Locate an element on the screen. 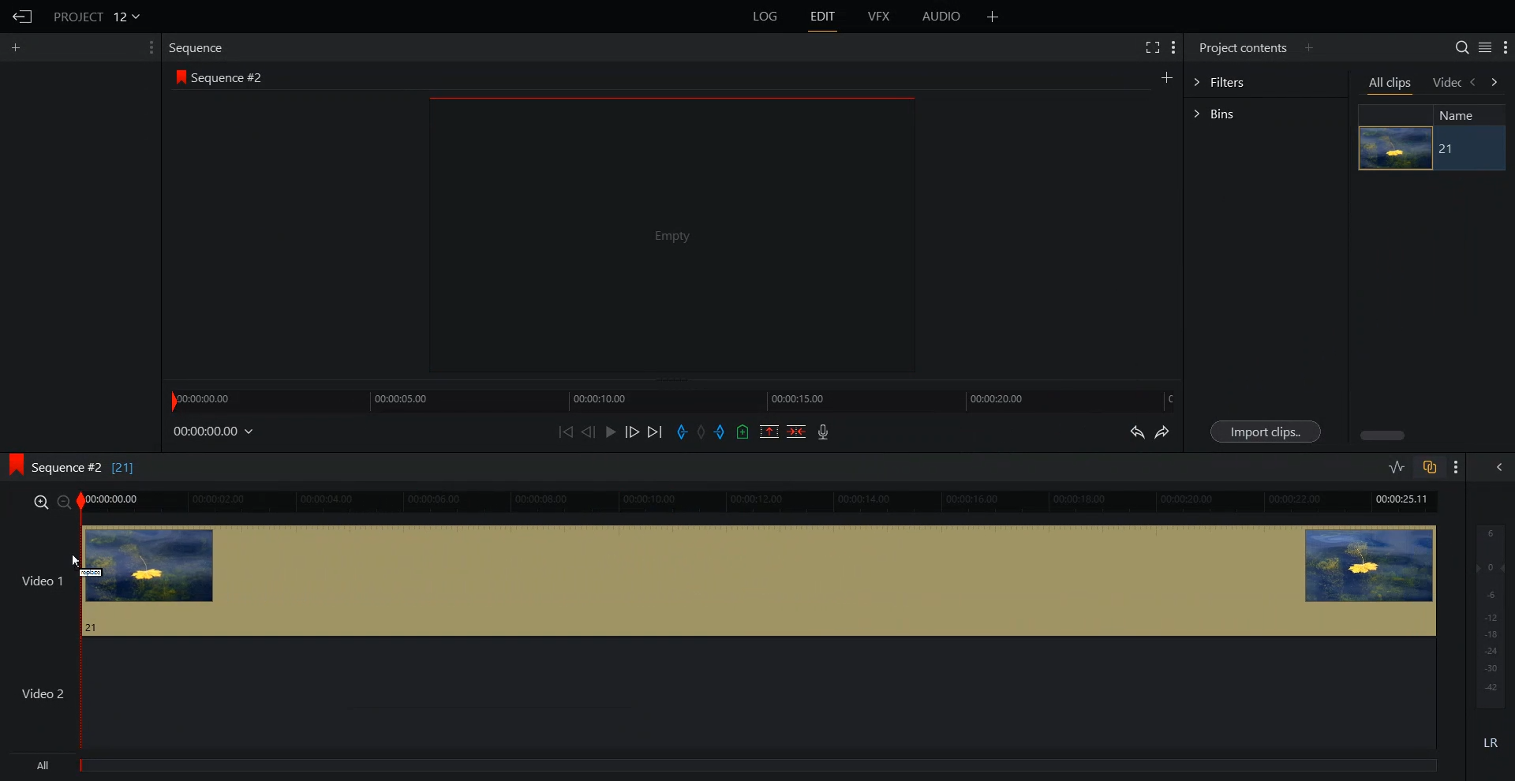  Sequence 2 is located at coordinates (228, 78).